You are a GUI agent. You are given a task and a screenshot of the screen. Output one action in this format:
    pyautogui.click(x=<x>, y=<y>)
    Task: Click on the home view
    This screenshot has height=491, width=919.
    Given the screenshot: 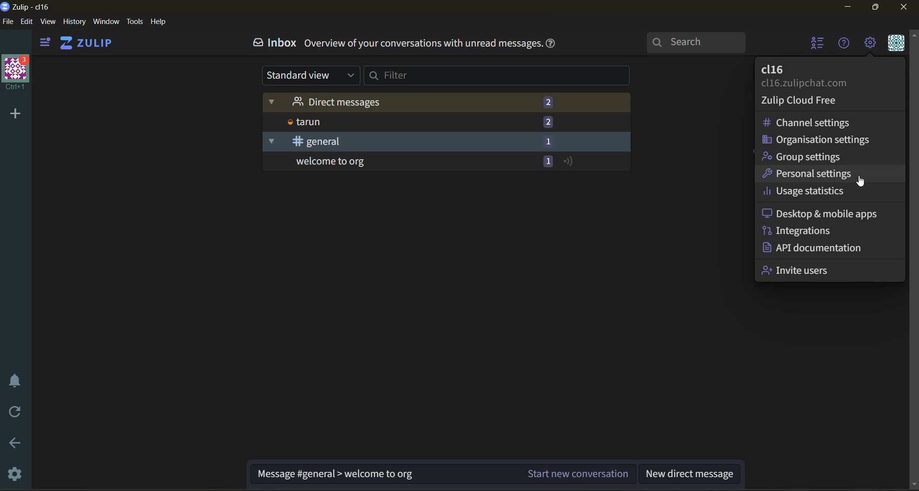 What is the action you would take?
    pyautogui.click(x=84, y=43)
    